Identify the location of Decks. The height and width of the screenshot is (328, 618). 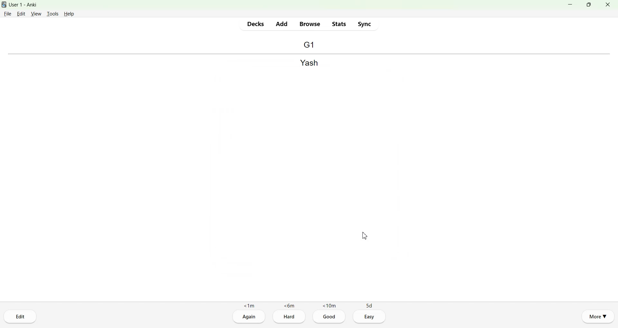
(256, 24).